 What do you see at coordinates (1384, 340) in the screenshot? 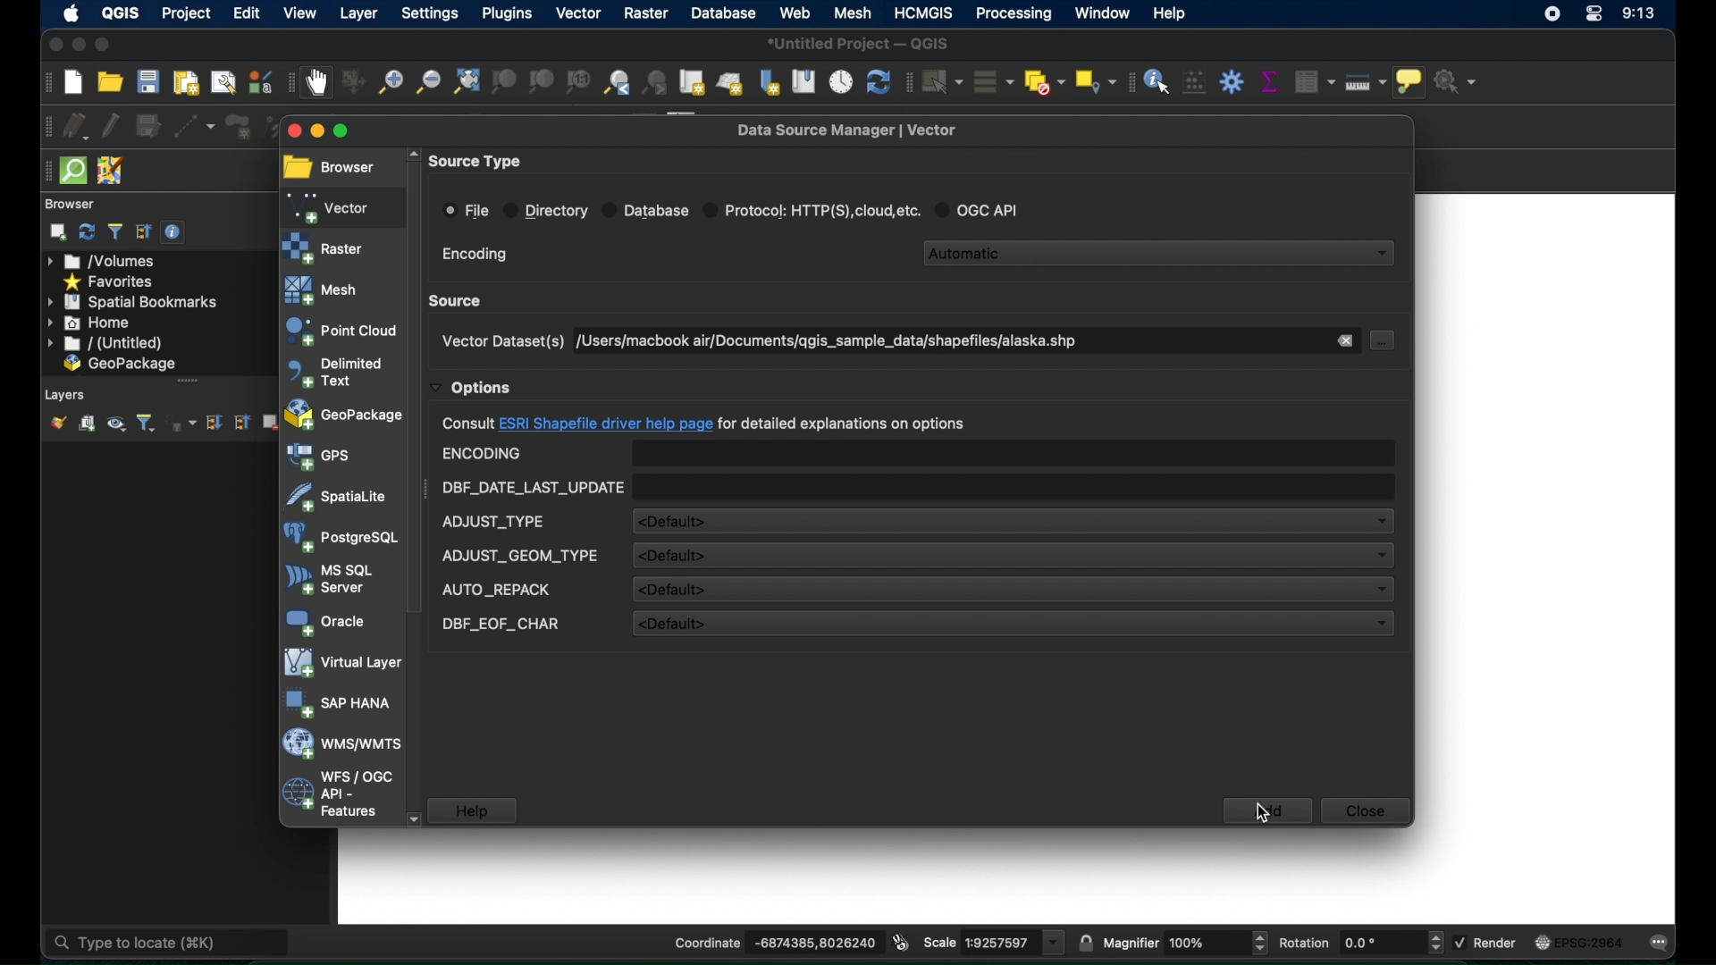
I see `select dataset button` at bounding box center [1384, 340].